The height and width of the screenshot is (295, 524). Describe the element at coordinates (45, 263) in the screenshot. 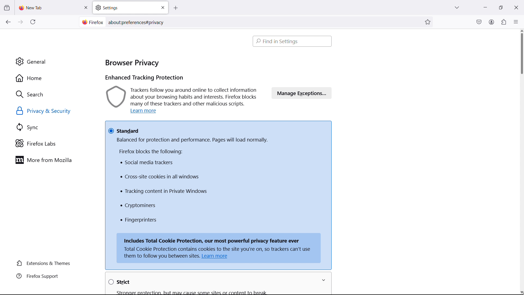

I see `extensions & themes` at that location.